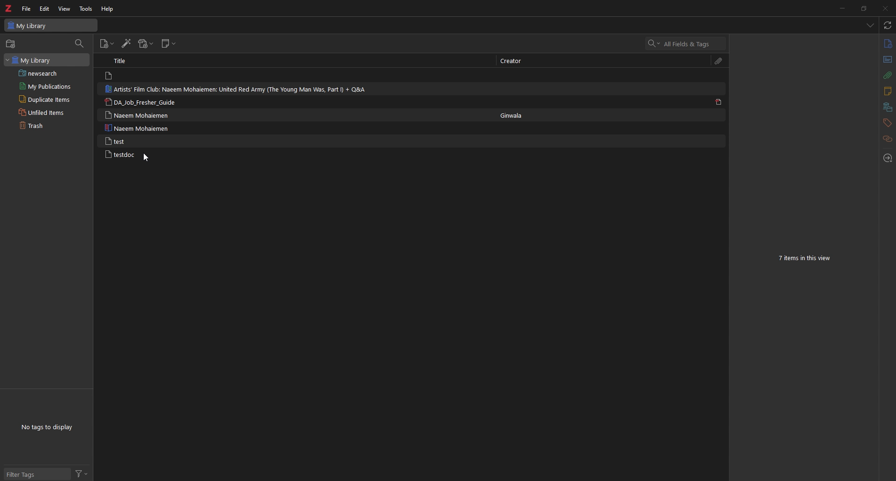 The image size is (896, 481). What do you see at coordinates (80, 44) in the screenshot?
I see `filter item` at bounding box center [80, 44].